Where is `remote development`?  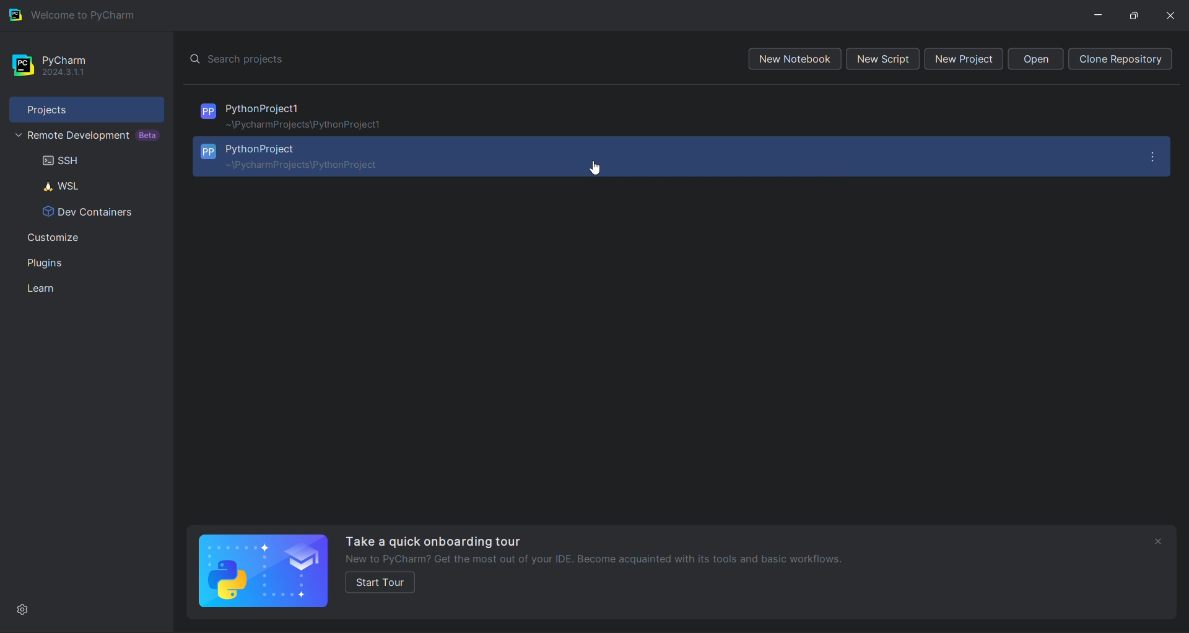 remote development is located at coordinates (85, 136).